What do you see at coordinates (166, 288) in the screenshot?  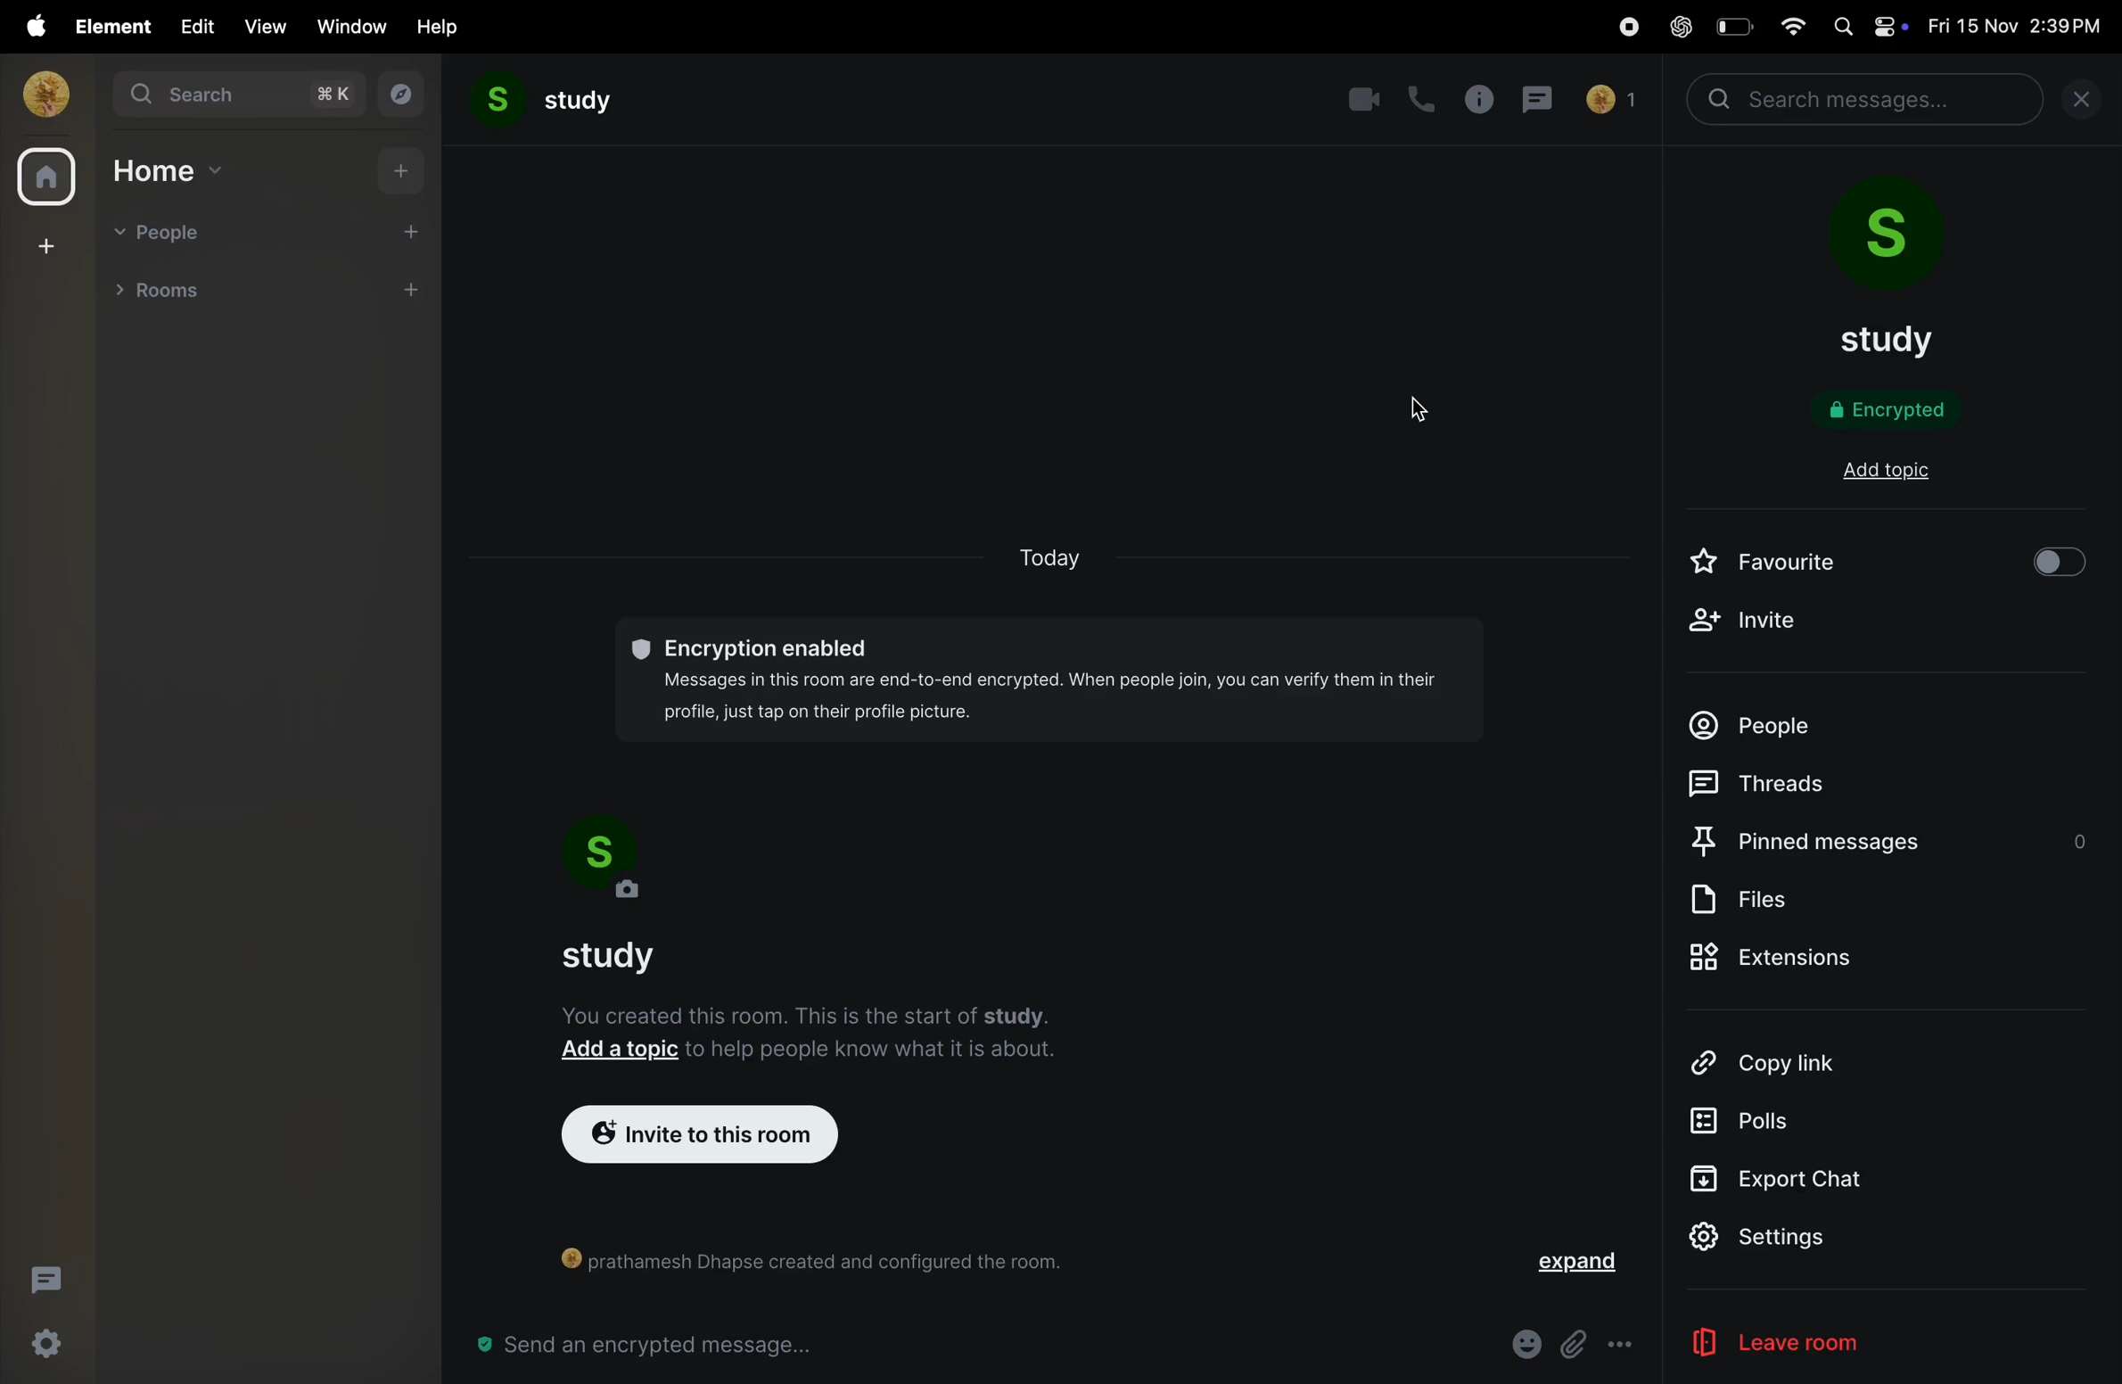 I see `rooms` at bounding box center [166, 288].